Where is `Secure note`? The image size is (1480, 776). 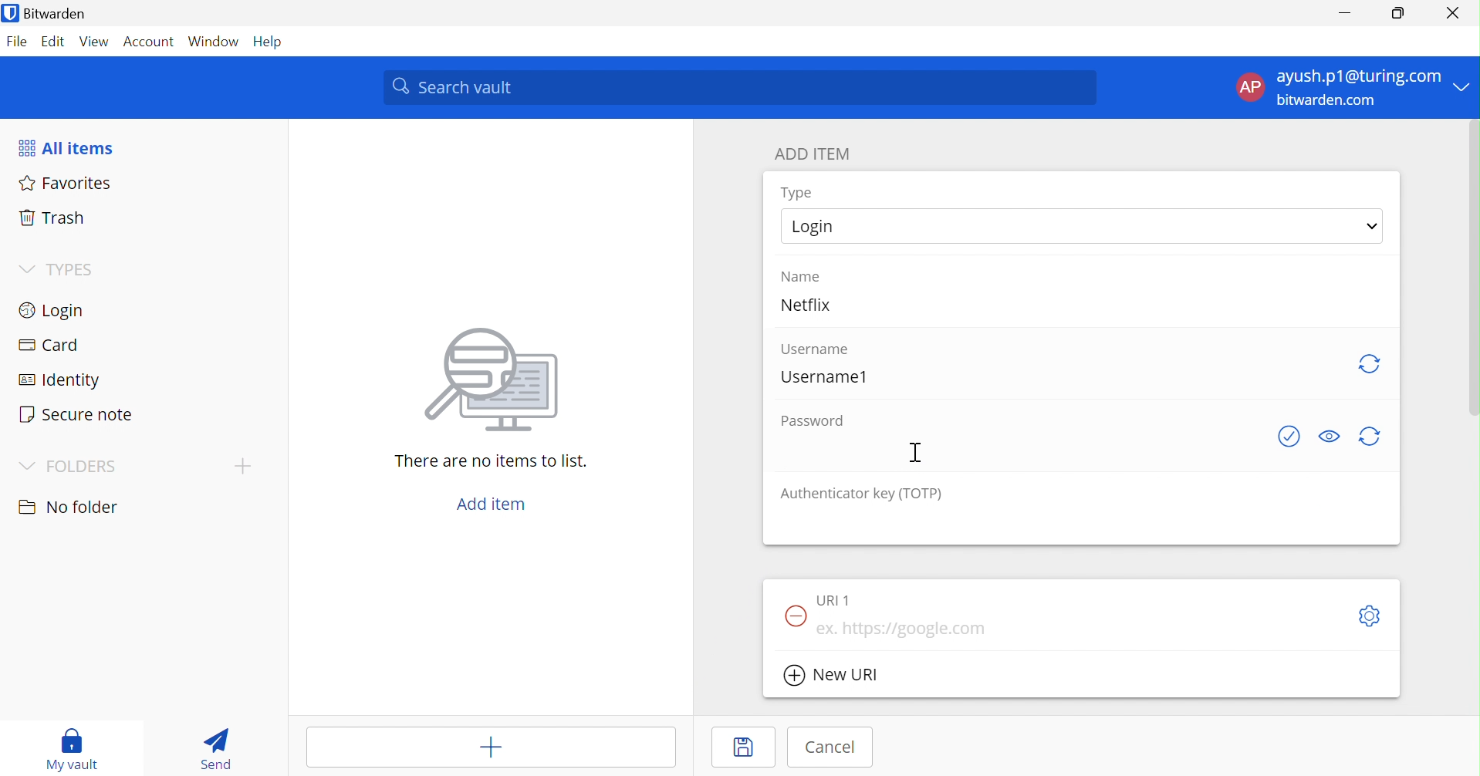 Secure note is located at coordinates (78, 413).